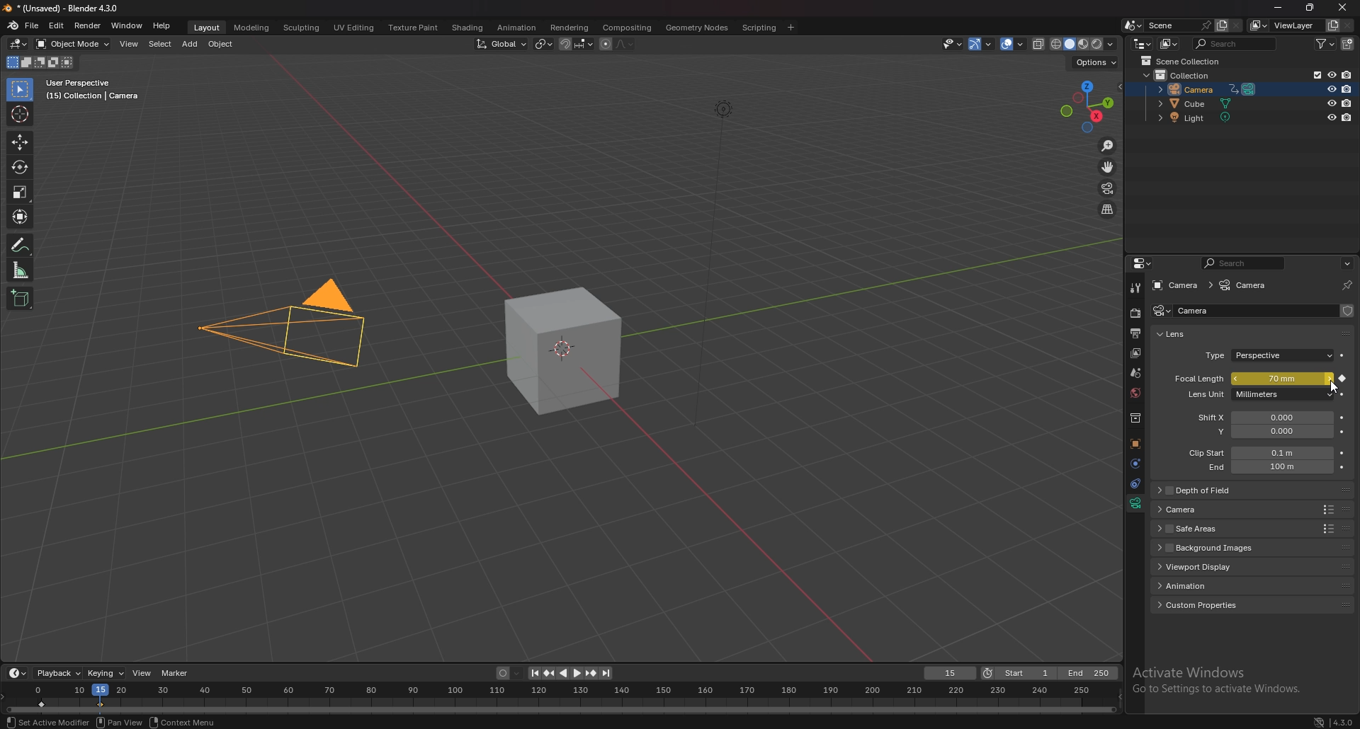  I want to click on snapping, so click(575, 43).